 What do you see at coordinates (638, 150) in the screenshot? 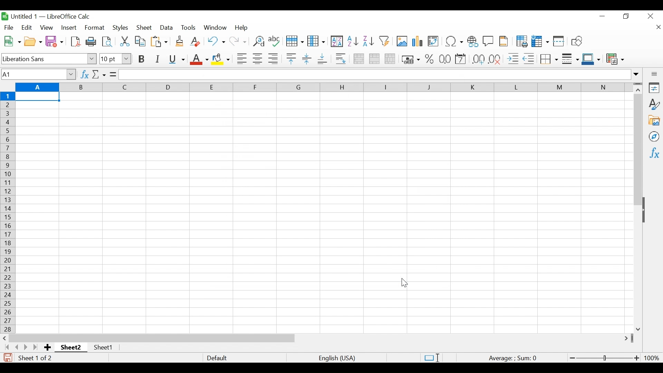
I see `Vertical Scroll bar` at bounding box center [638, 150].